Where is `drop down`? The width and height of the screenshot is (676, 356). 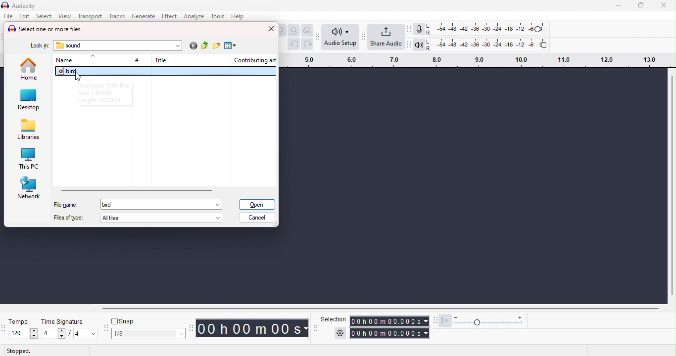
drop down is located at coordinates (177, 45).